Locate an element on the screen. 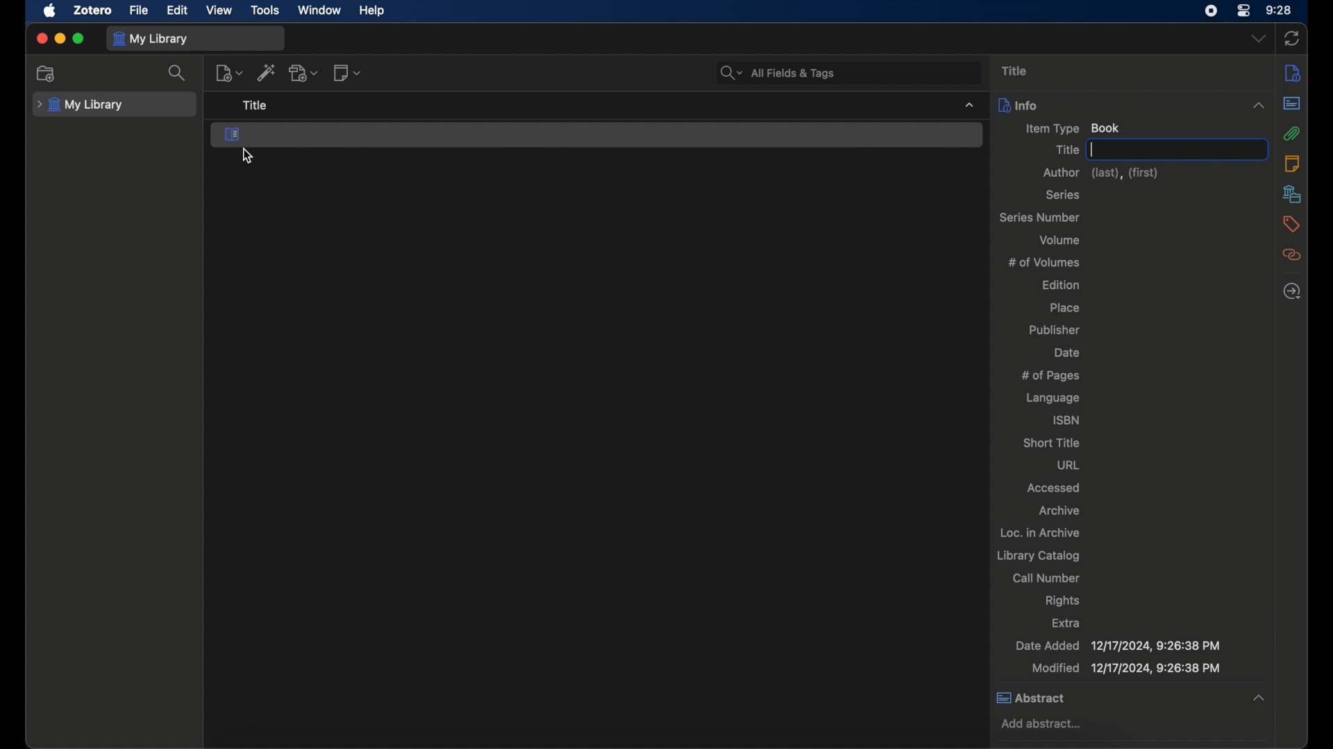  title is located at coordinates (1016, 71).